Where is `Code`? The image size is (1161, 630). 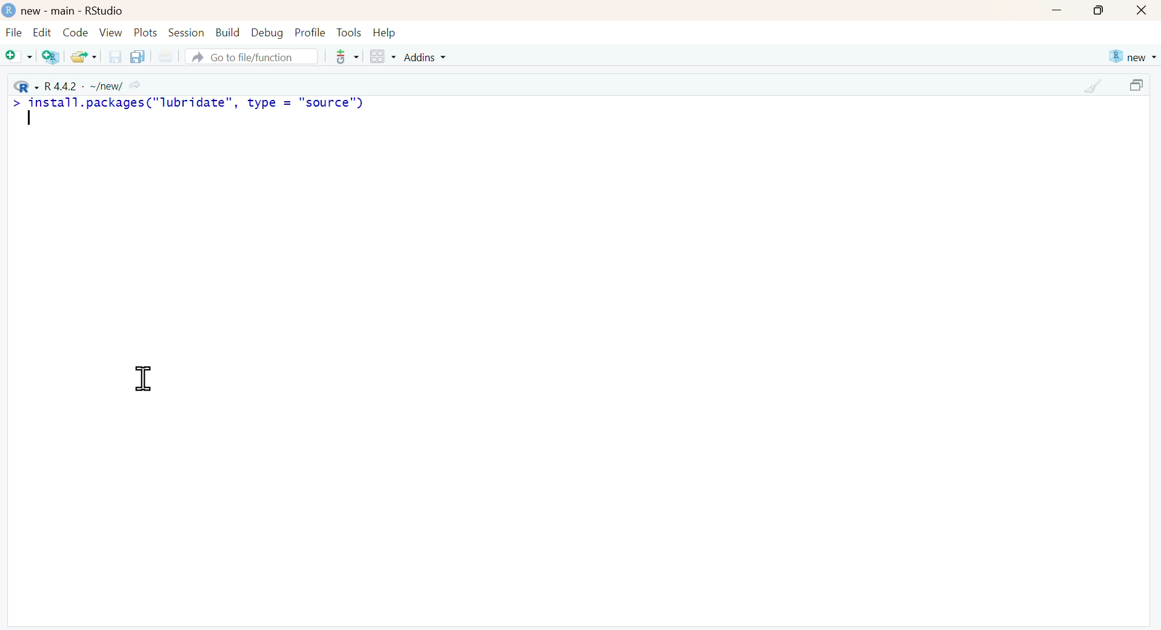 Code is located at coordinates (74, 32).